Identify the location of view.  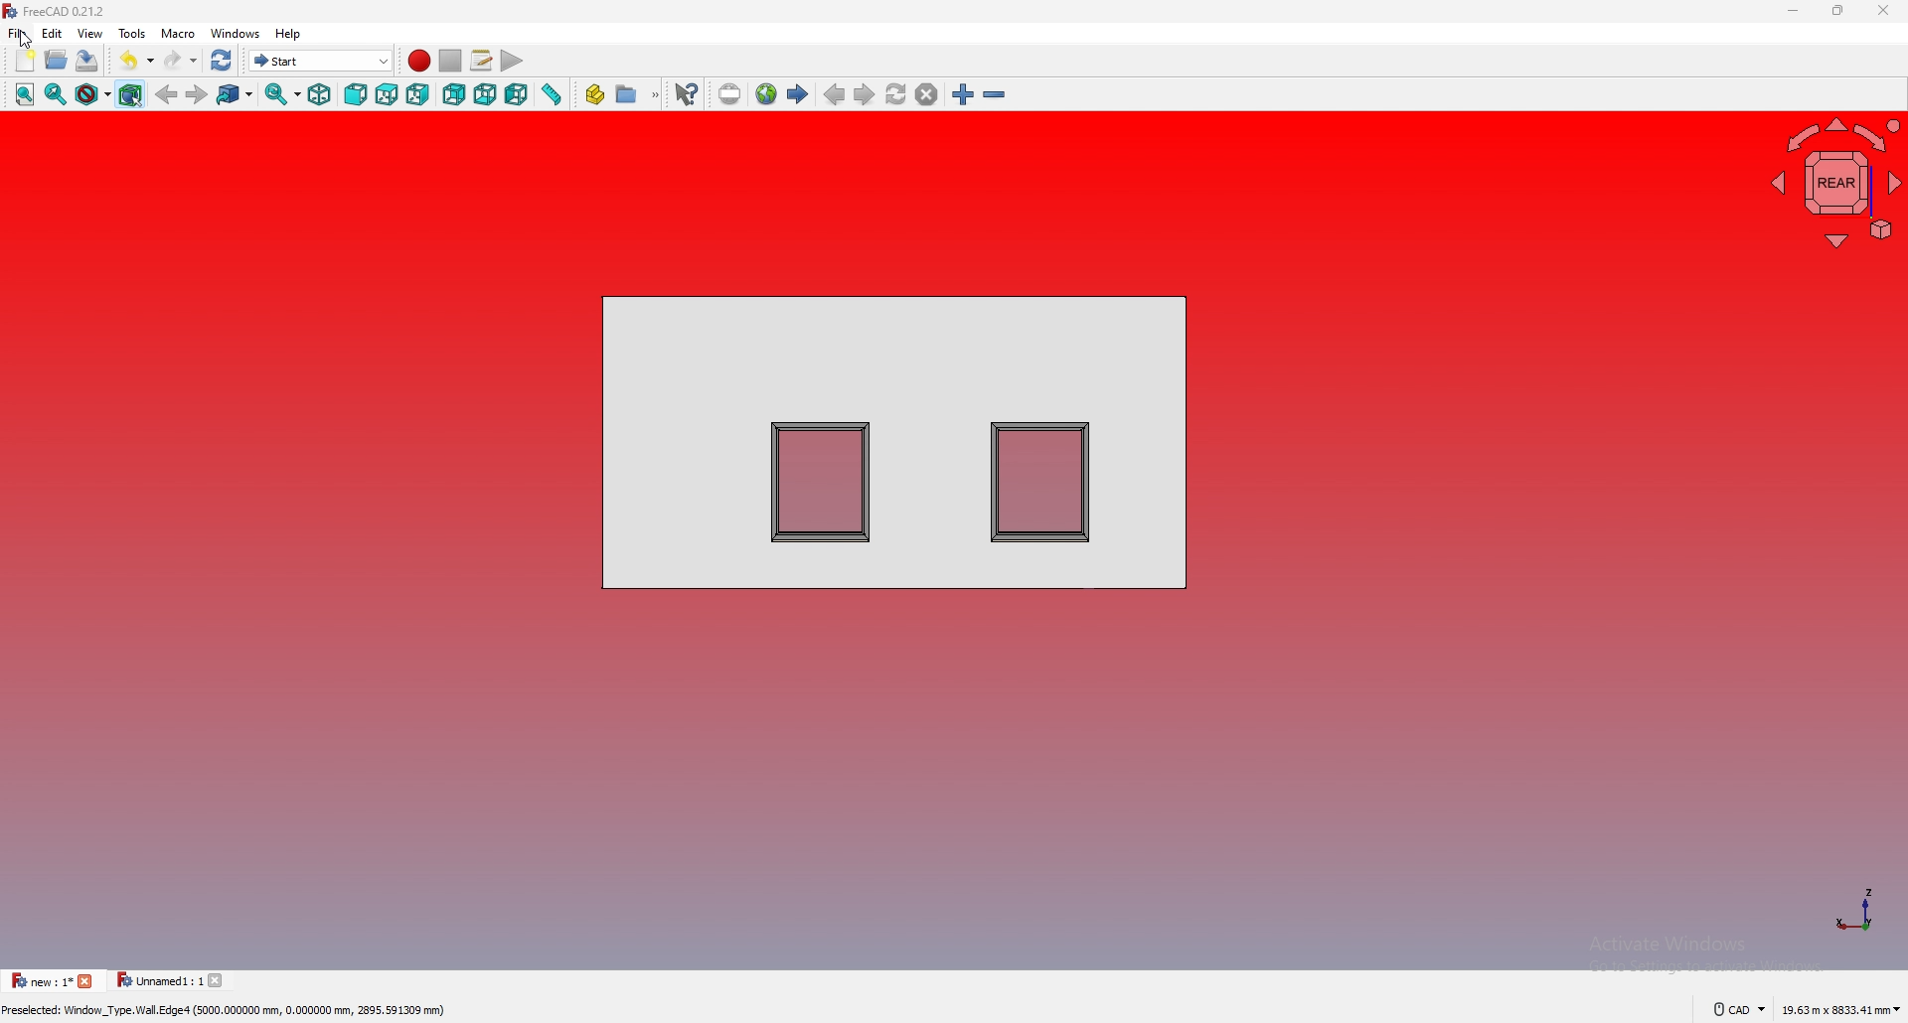
(90, 33).